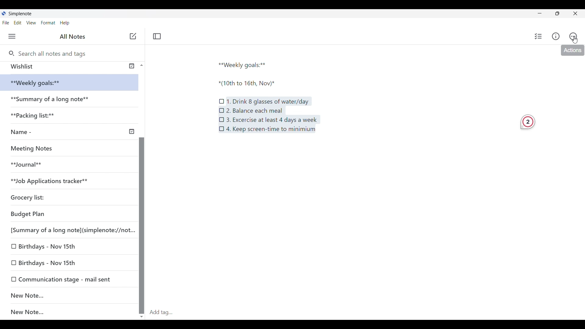  Describe the element at coordinates (48, 23) in the screenshot. I see `Format` at that location.